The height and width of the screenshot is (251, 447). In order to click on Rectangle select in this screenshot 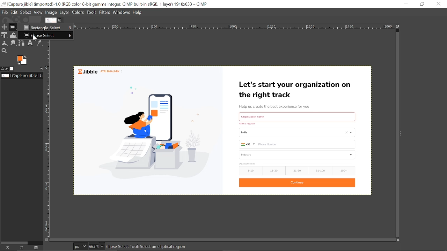, I will do `click(46, 28)`.